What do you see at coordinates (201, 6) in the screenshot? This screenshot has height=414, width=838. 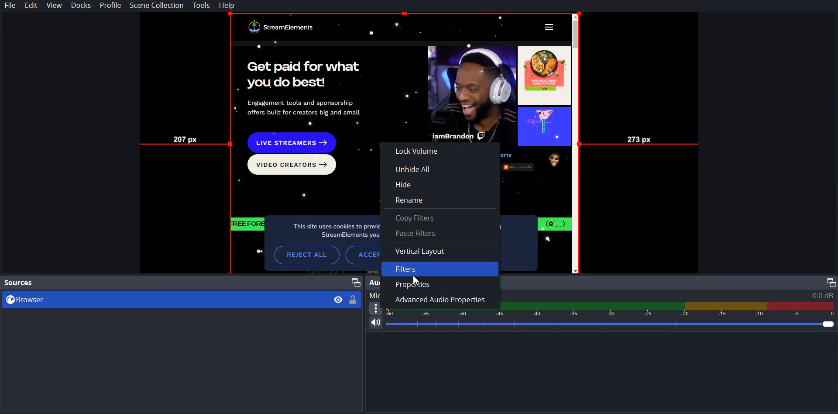 I see `Tools` at bounding box center [201, 6].